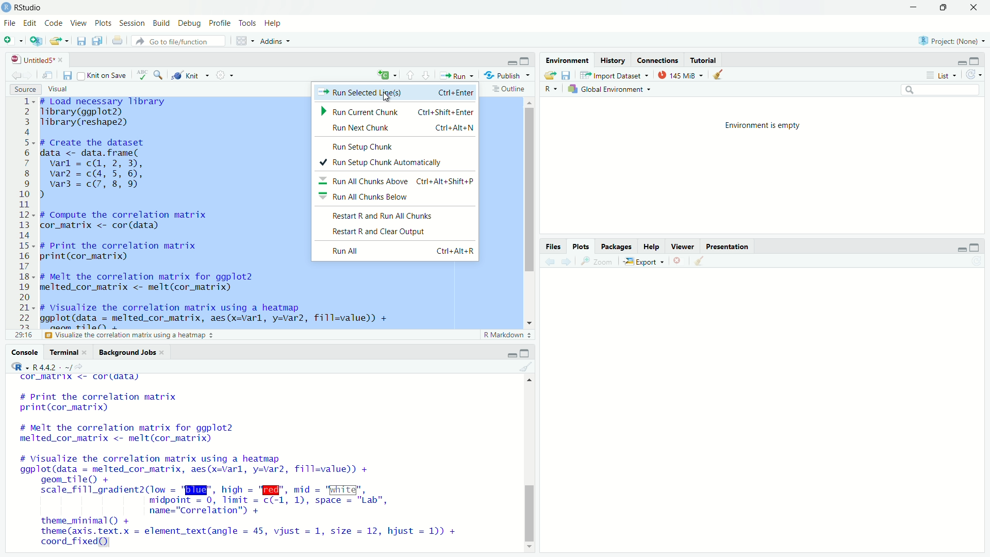 This screenshot has width=990, height=557. What do you see at coordinates (103, 76) in the screenshot?
I see `knit on save` at bounding box center [103, 76].